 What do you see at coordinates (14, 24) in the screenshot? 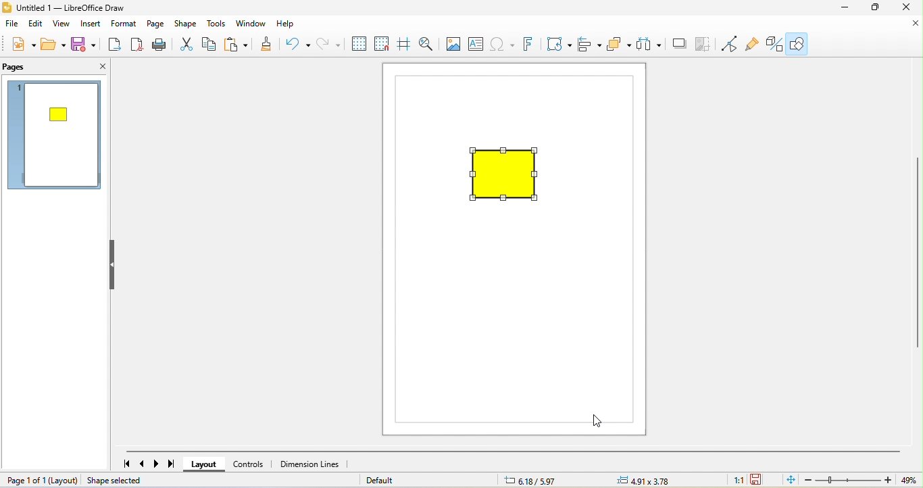
I see `file` at bounding box center [14, 24].